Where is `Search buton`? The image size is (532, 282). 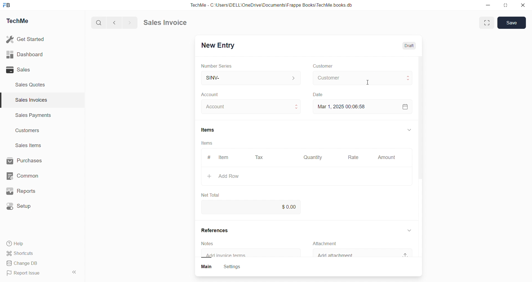 Search buton is located at coordinates (99, 23).